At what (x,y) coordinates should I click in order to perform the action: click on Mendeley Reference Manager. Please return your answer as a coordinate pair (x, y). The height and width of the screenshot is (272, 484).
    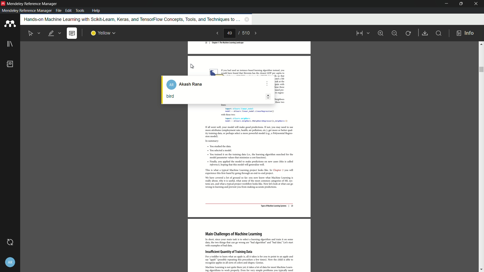
    Looking at the image, I should click on (32, 4).